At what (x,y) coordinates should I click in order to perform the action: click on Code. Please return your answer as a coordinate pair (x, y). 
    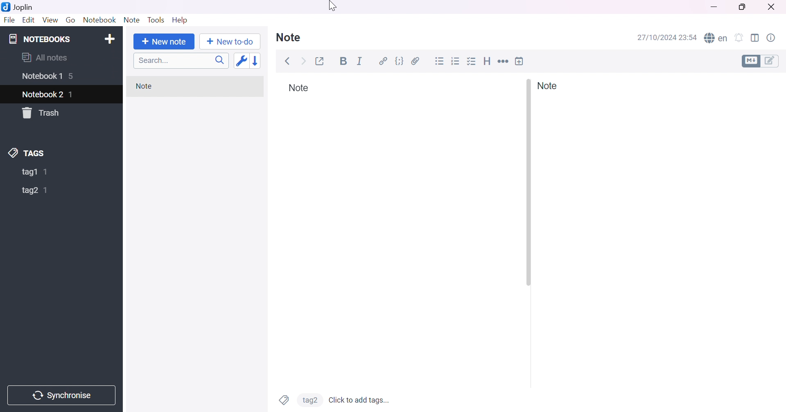
    Looking at the image, I should click on (400, 63).